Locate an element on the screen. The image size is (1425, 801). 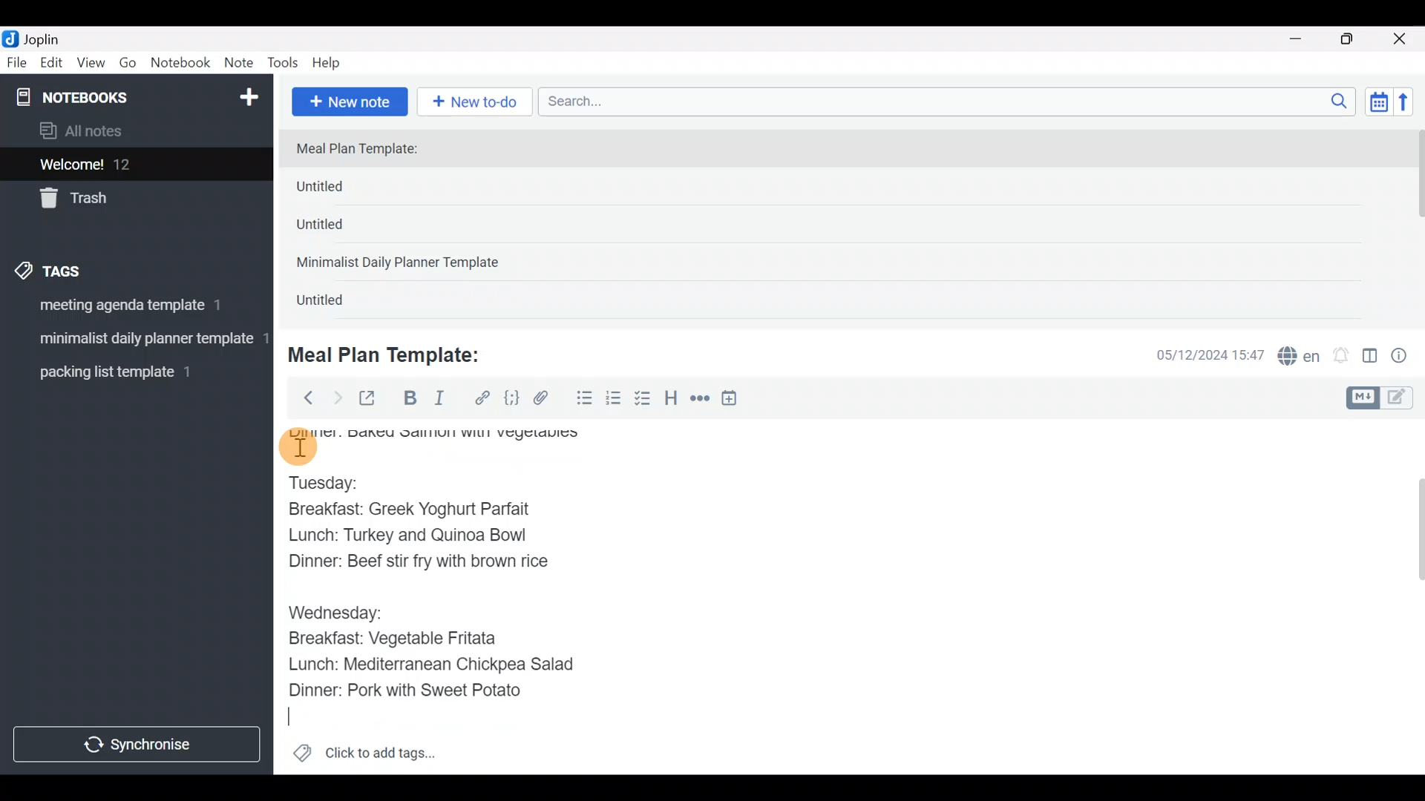
Go is located at coordinates (128, 66).